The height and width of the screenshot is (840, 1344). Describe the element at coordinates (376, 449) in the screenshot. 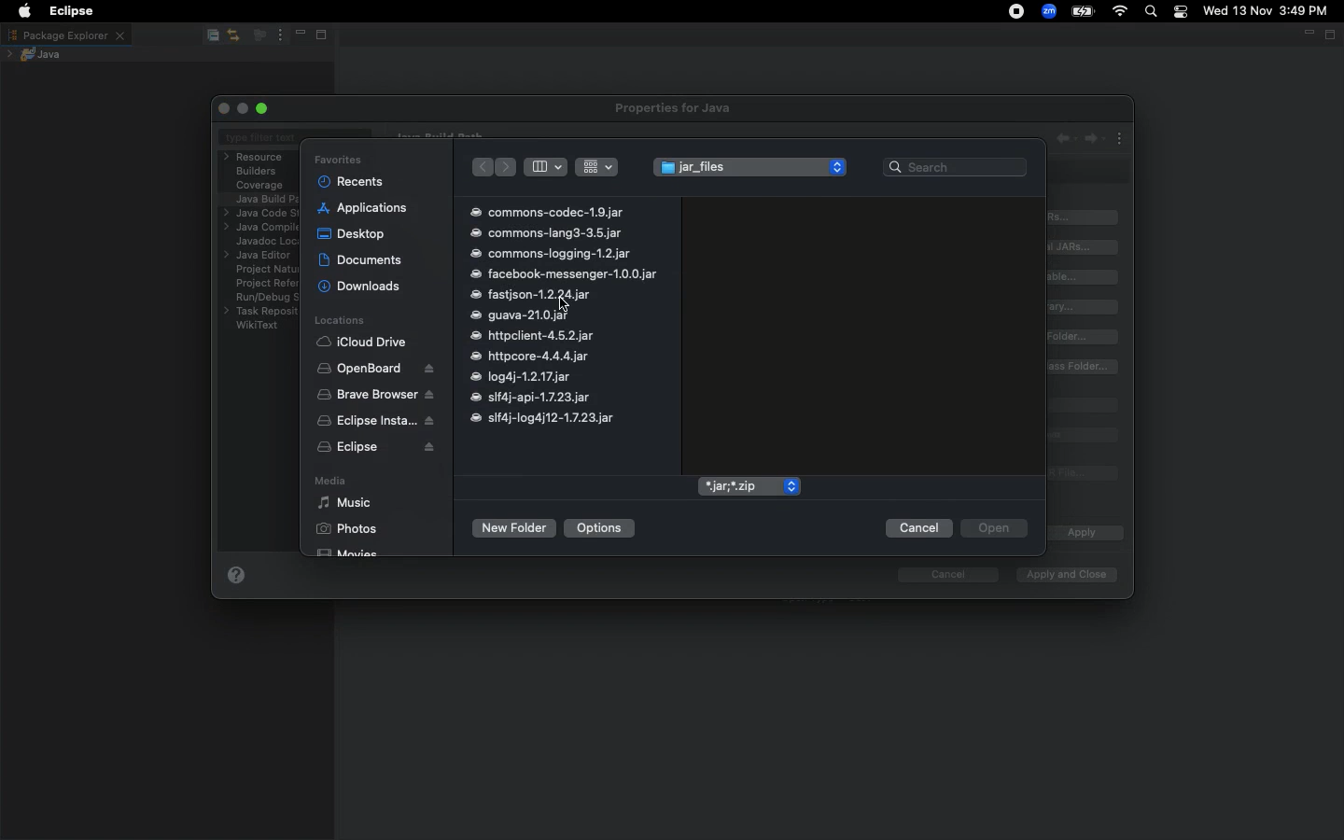

I see `Eclipse` at that location.